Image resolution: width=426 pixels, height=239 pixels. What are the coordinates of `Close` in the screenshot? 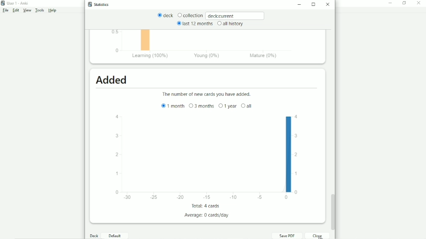 It's located at (420, 3).